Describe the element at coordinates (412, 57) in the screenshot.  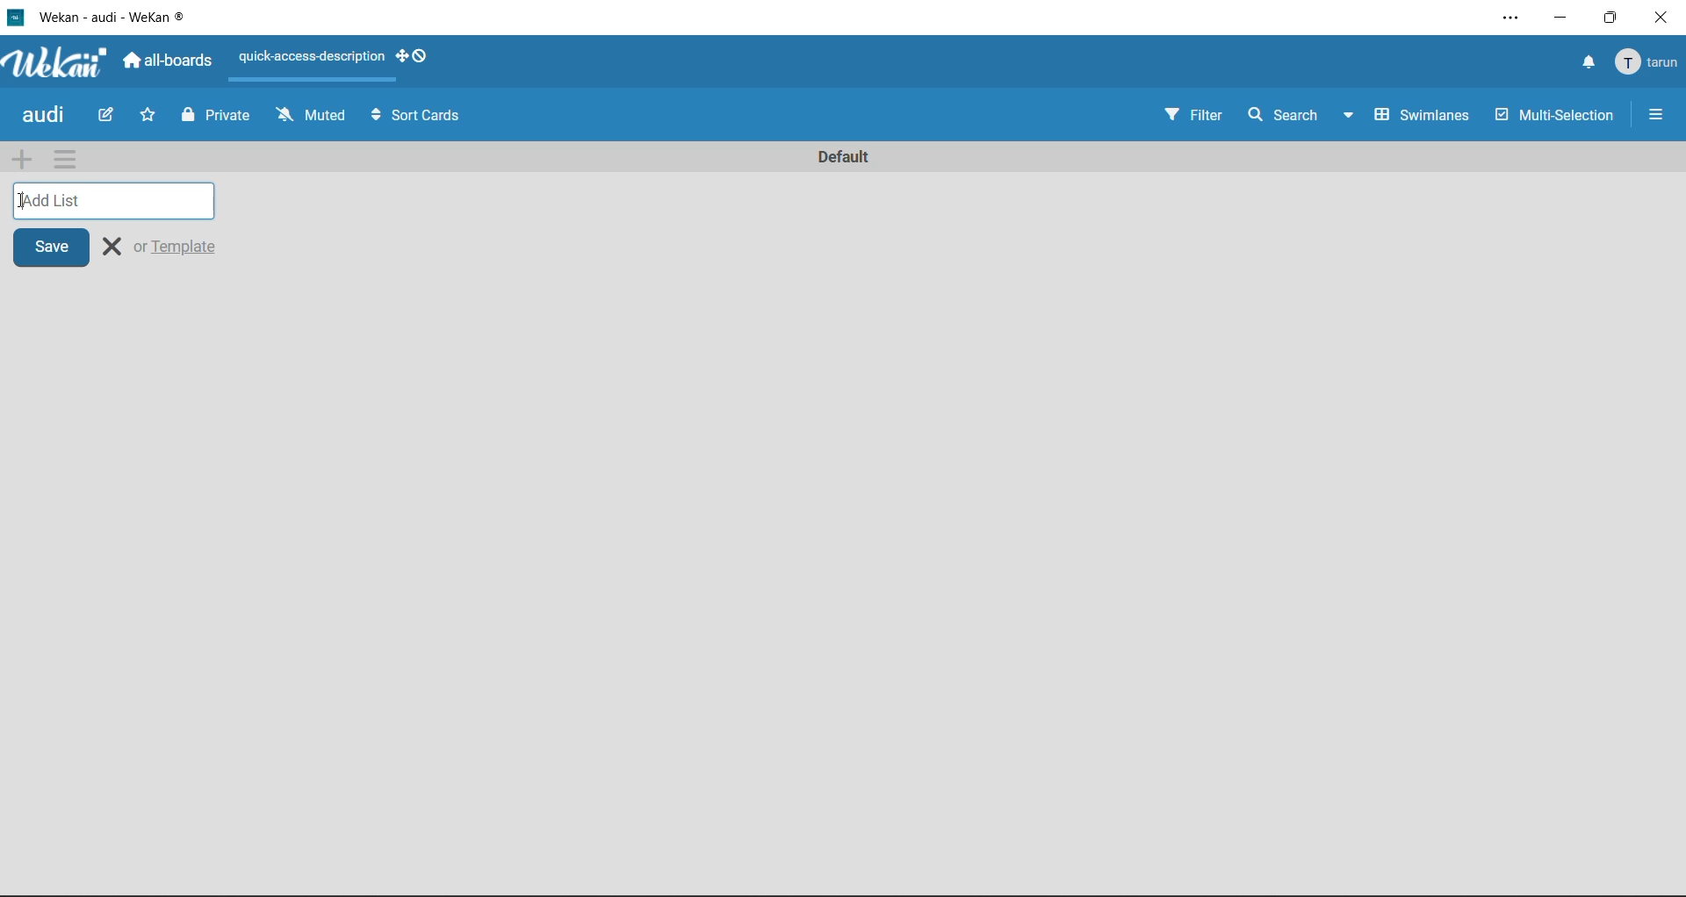
I see `show desktop drag handles` at that location.